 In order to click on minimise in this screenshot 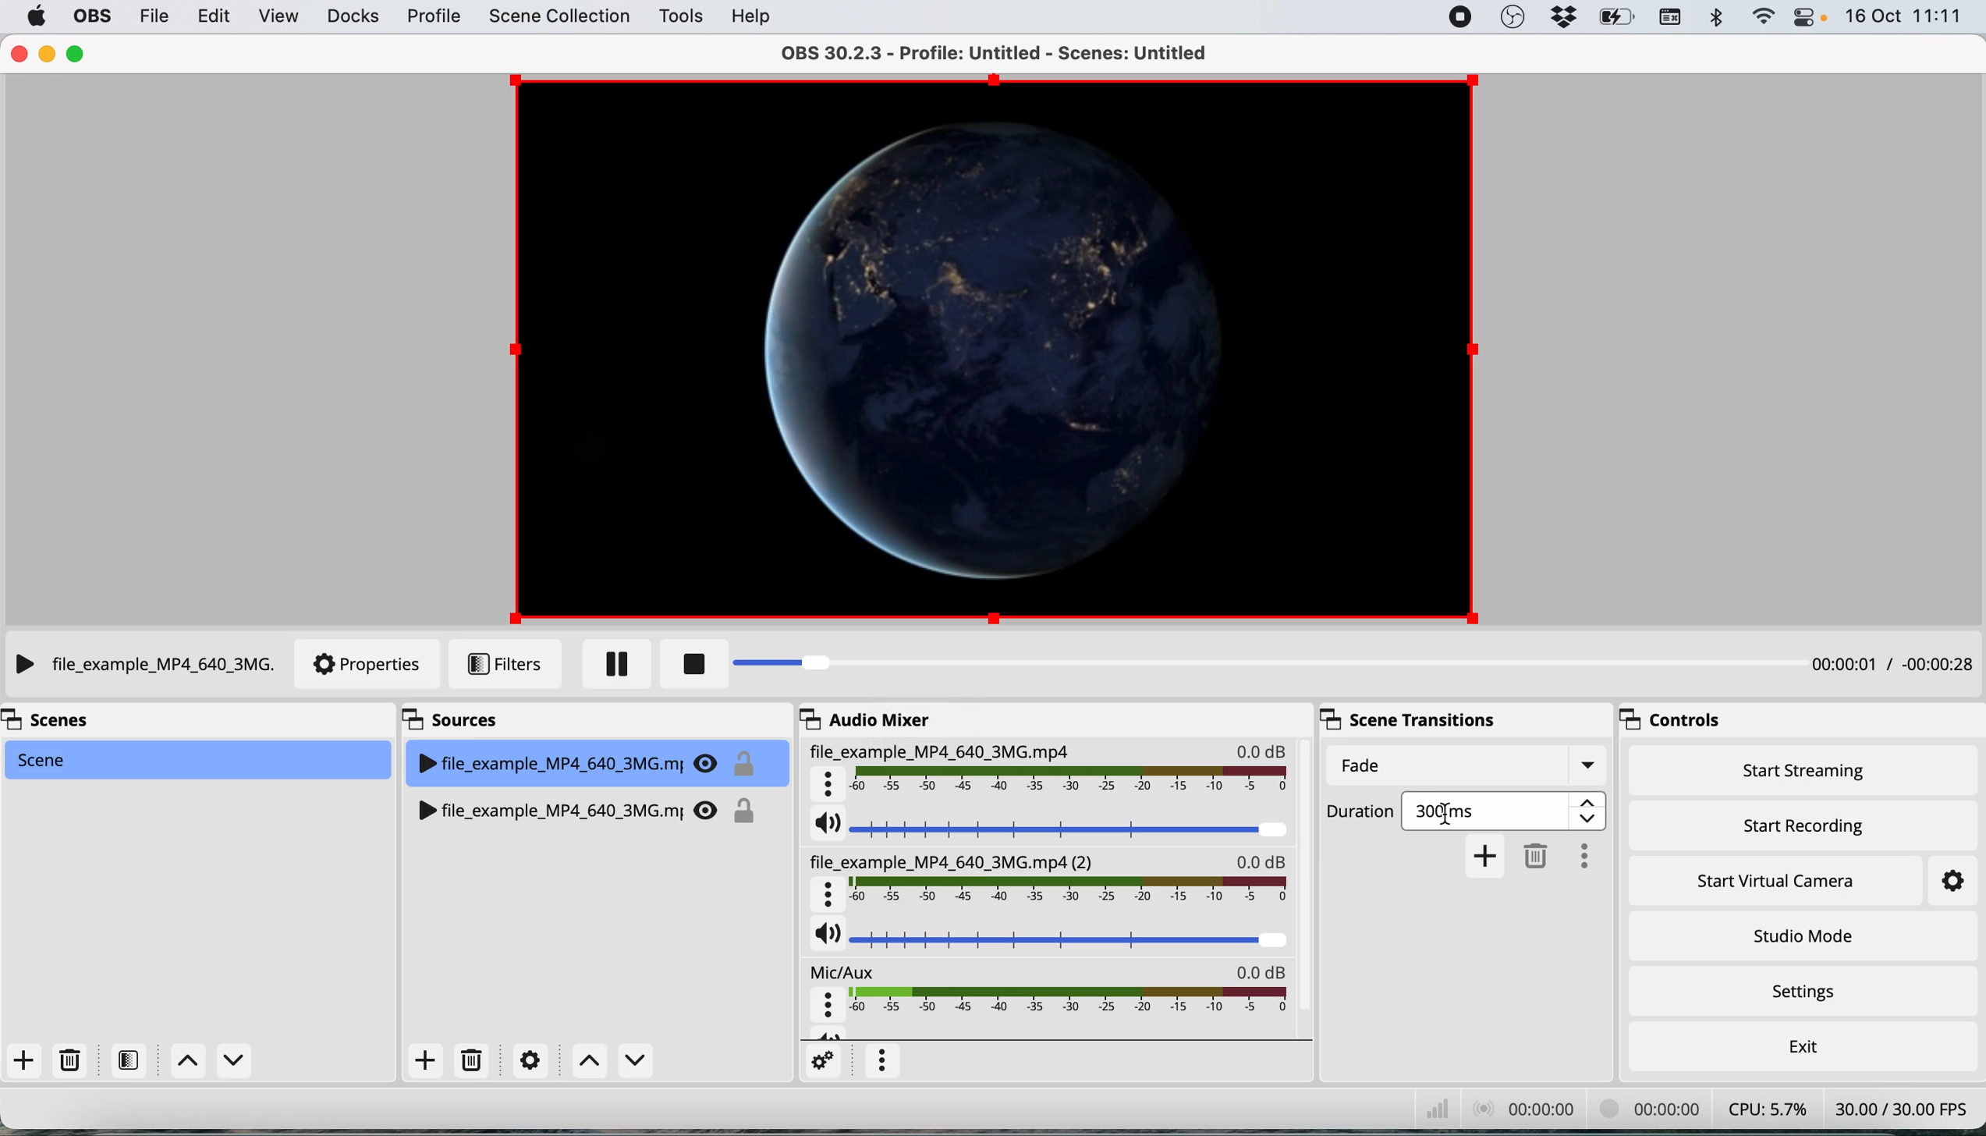, I will do `click(46, 53)`.